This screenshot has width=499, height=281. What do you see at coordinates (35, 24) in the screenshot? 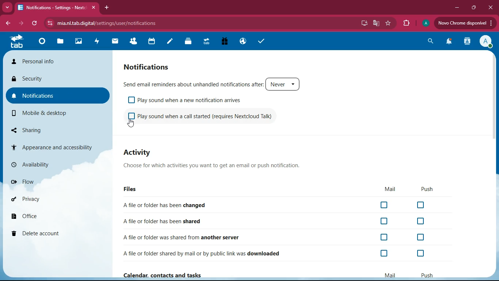
I see `refresh` at bounding box center [35, 24].